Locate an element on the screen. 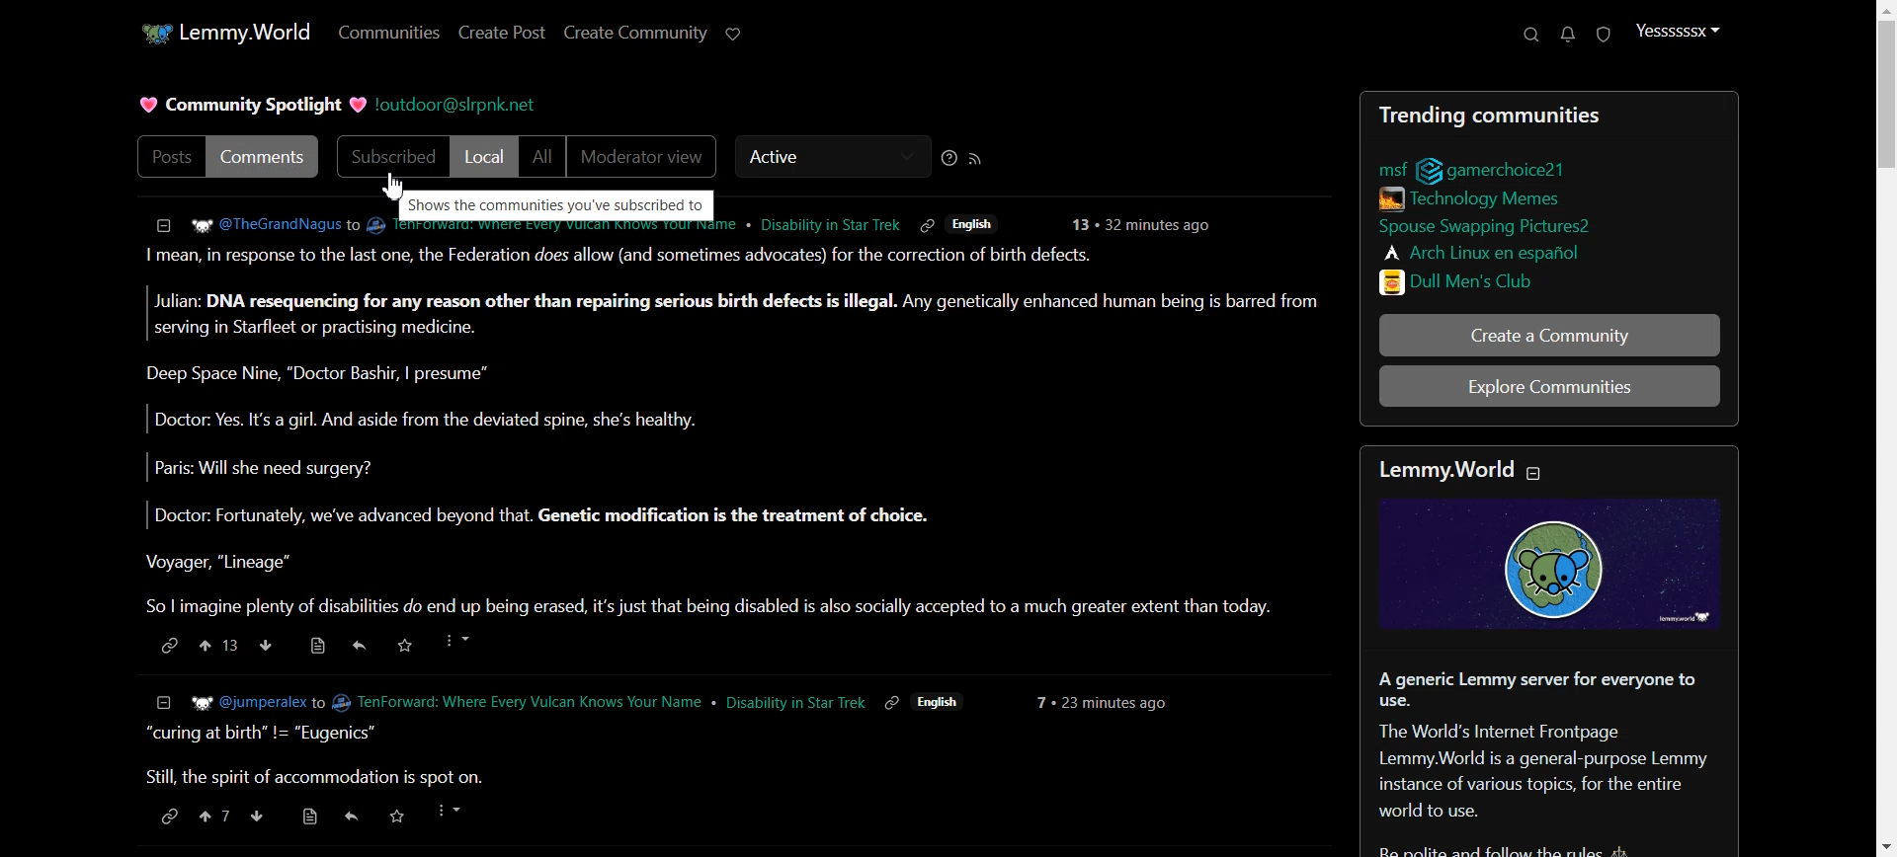  username is located at coordinates (226, 700).